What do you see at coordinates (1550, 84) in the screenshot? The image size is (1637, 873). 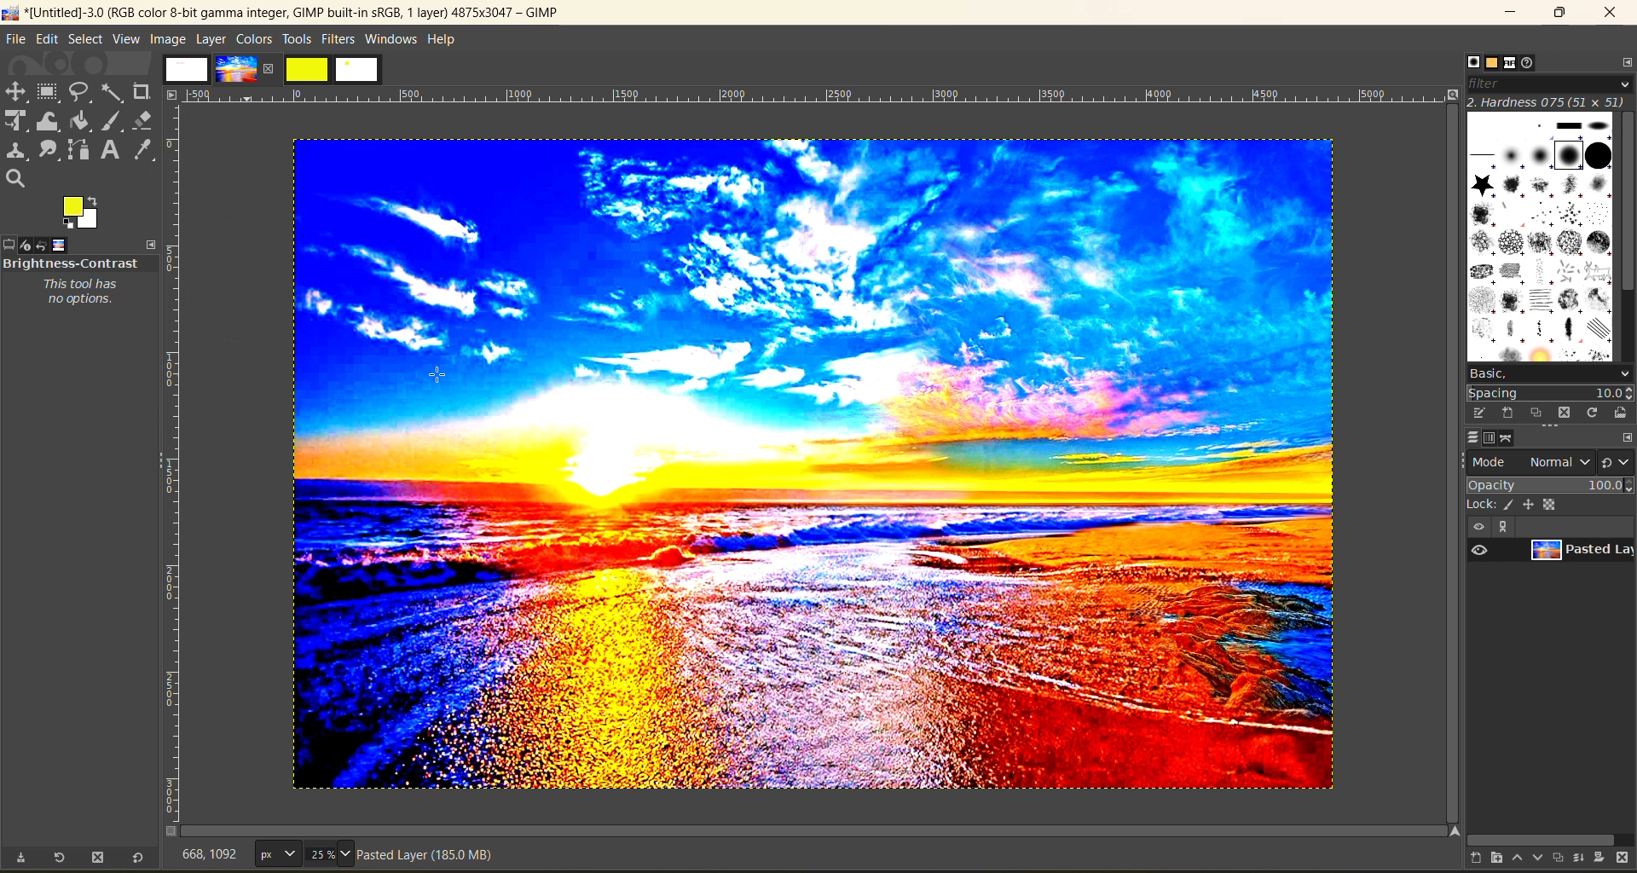 I see `filter` at bounding box center [1550, 84].